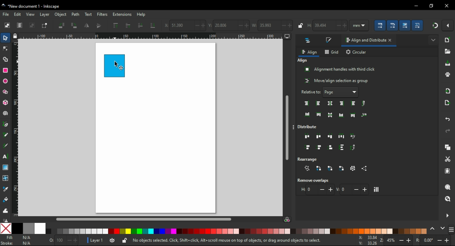  What do you see at coordinates (6, 80) in the screenshot?
I see `ellipse/arc tool` at bounding box center [6, 80].